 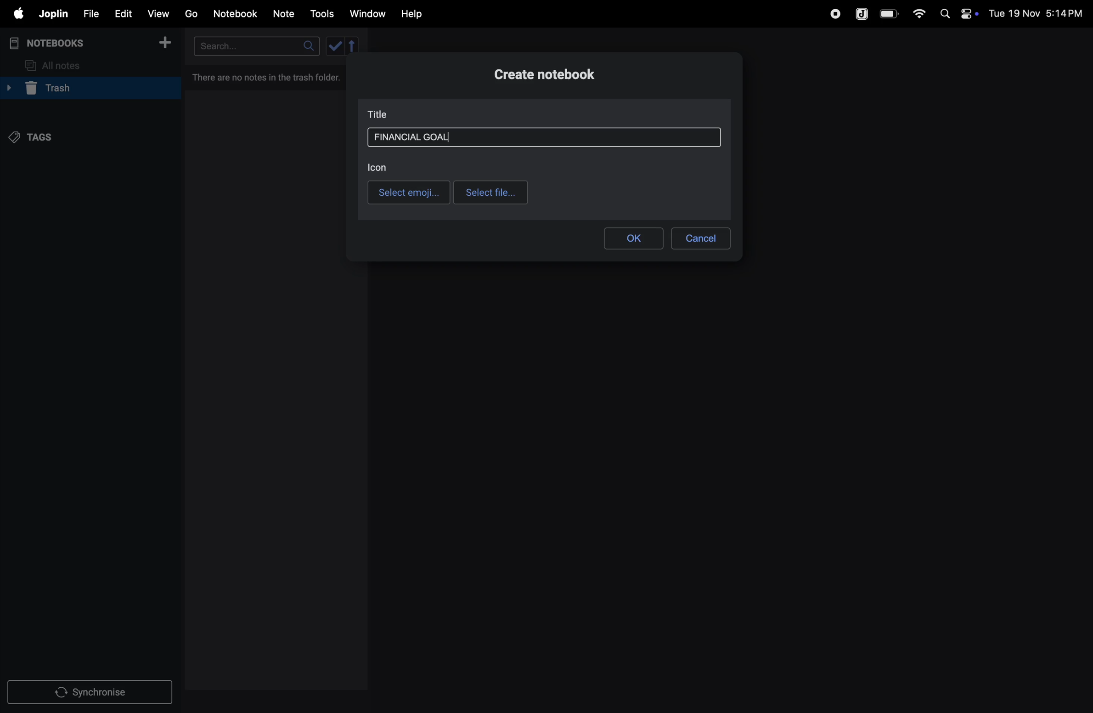 I want to click on there are no notes in trash folder, so click(x=269, y=79).